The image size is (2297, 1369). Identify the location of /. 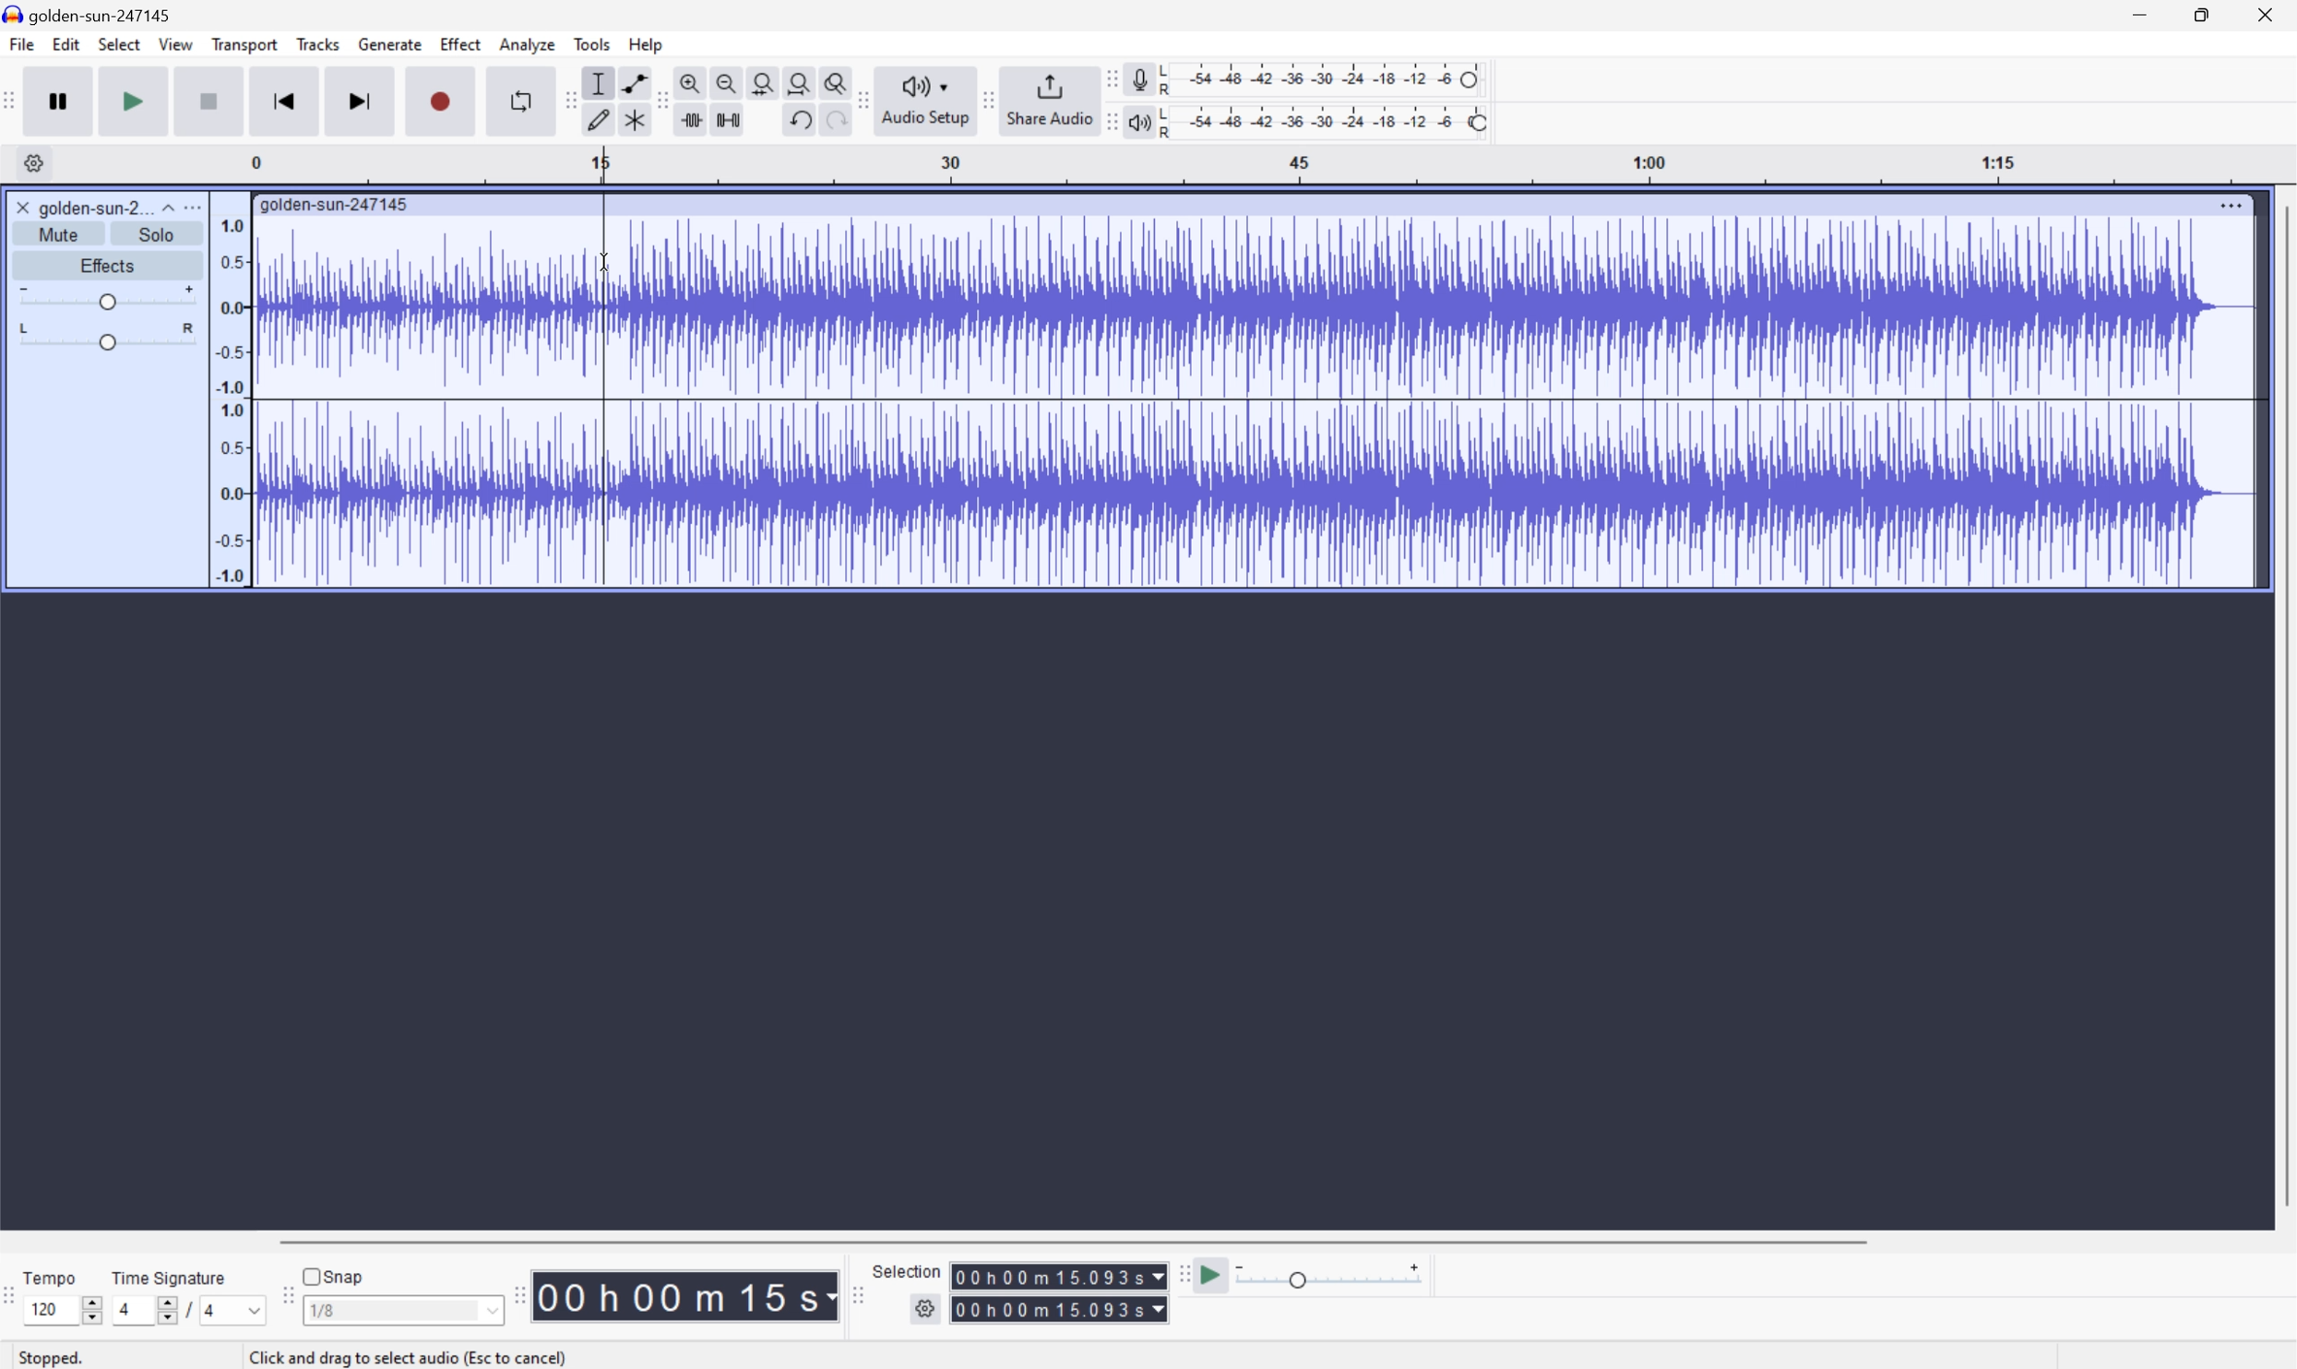
(185, 1308).